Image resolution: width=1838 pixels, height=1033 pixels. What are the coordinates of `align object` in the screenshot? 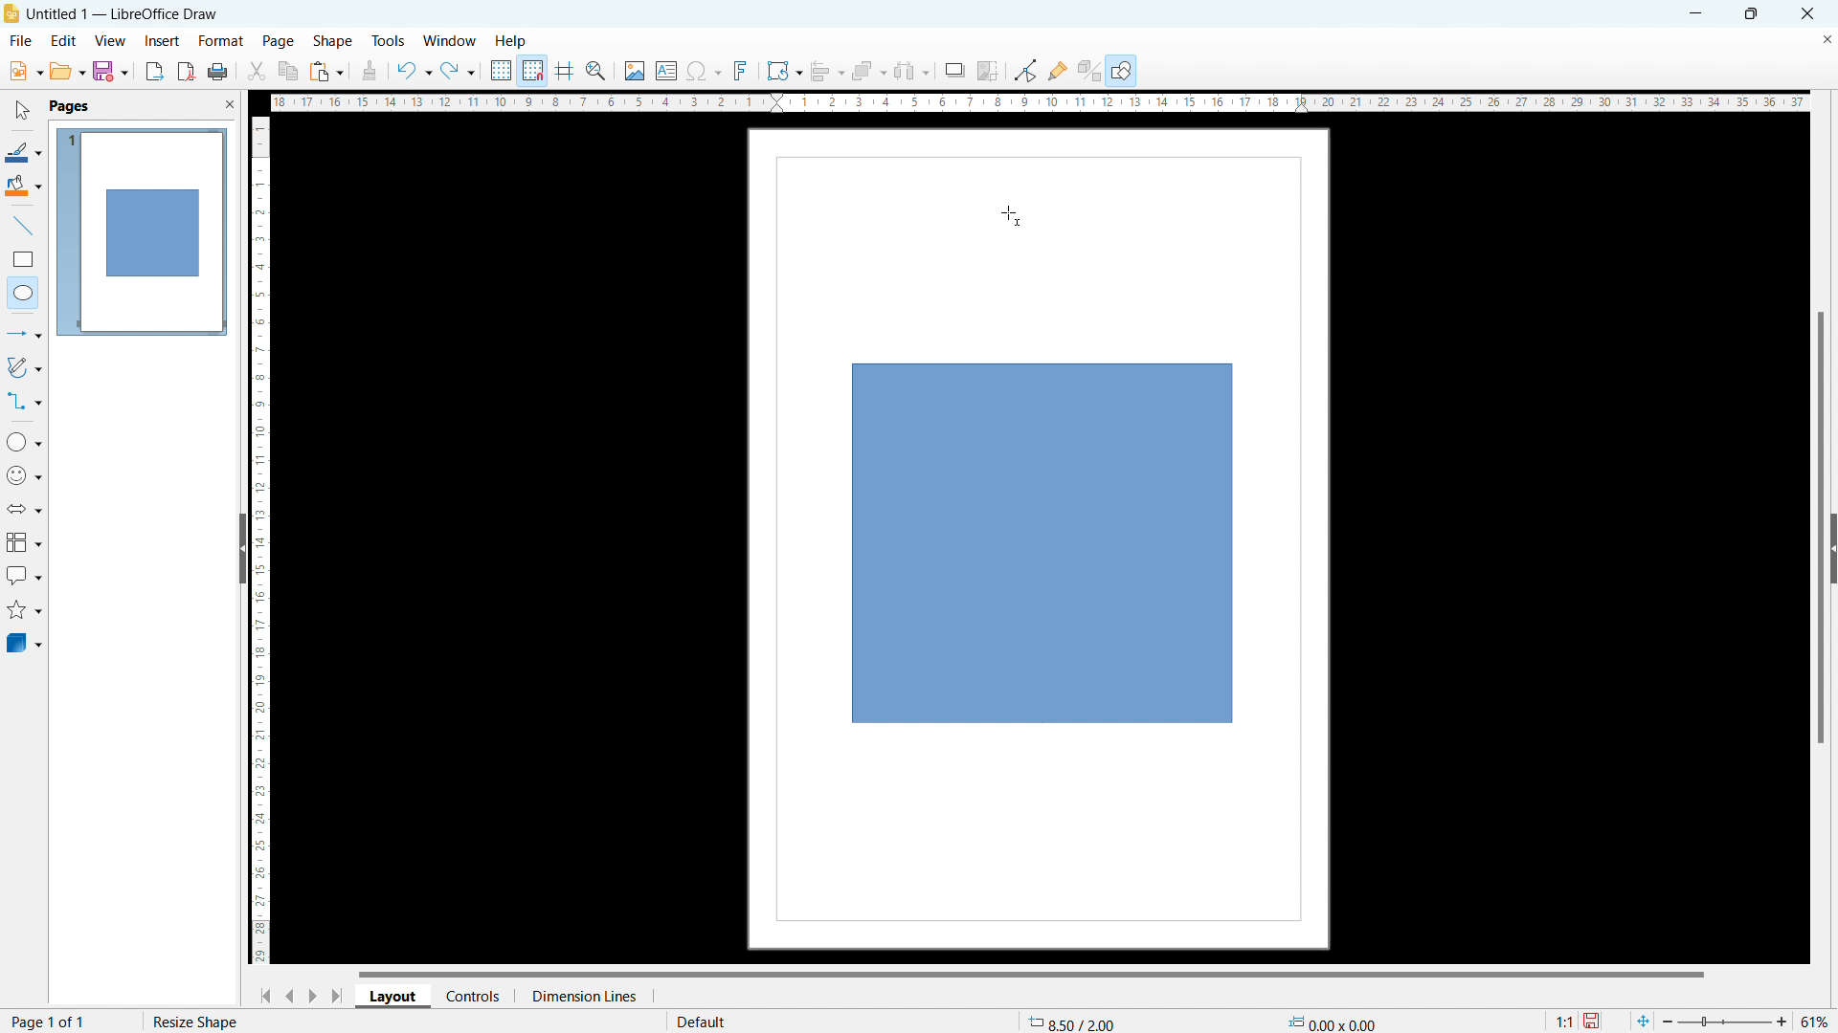 It's located at (826, 71).